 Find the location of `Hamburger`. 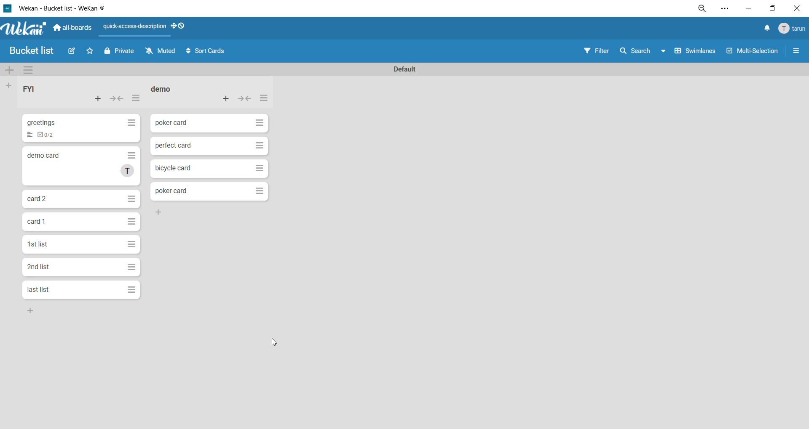

Hamburger is located at coordinates (260, 122).